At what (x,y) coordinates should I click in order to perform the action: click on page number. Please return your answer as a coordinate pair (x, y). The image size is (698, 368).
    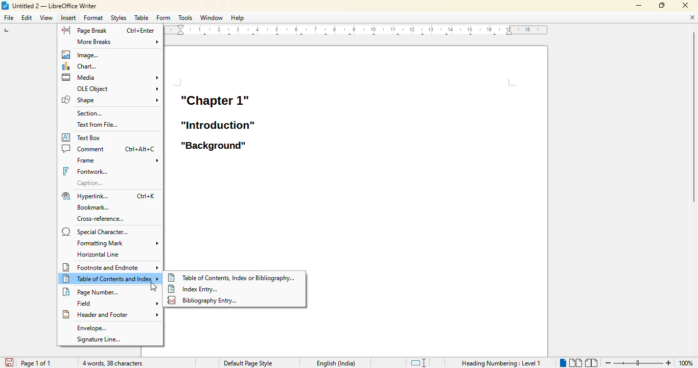
    Looking at the image, I should click on (91, 291).